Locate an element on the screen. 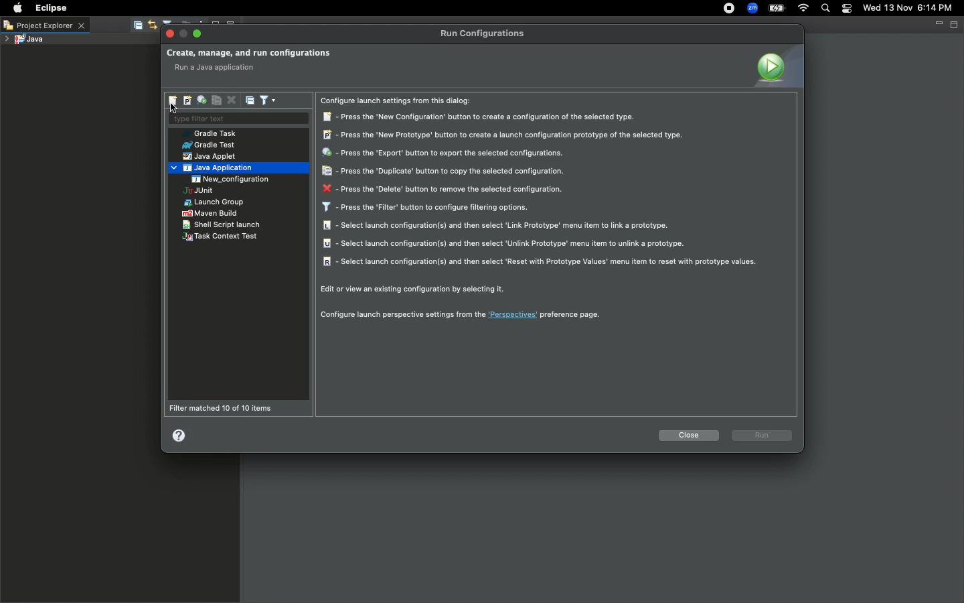 The width and height of the screenshot is (964, 603). Filter launch configurations is located at coordinates (267, 99).